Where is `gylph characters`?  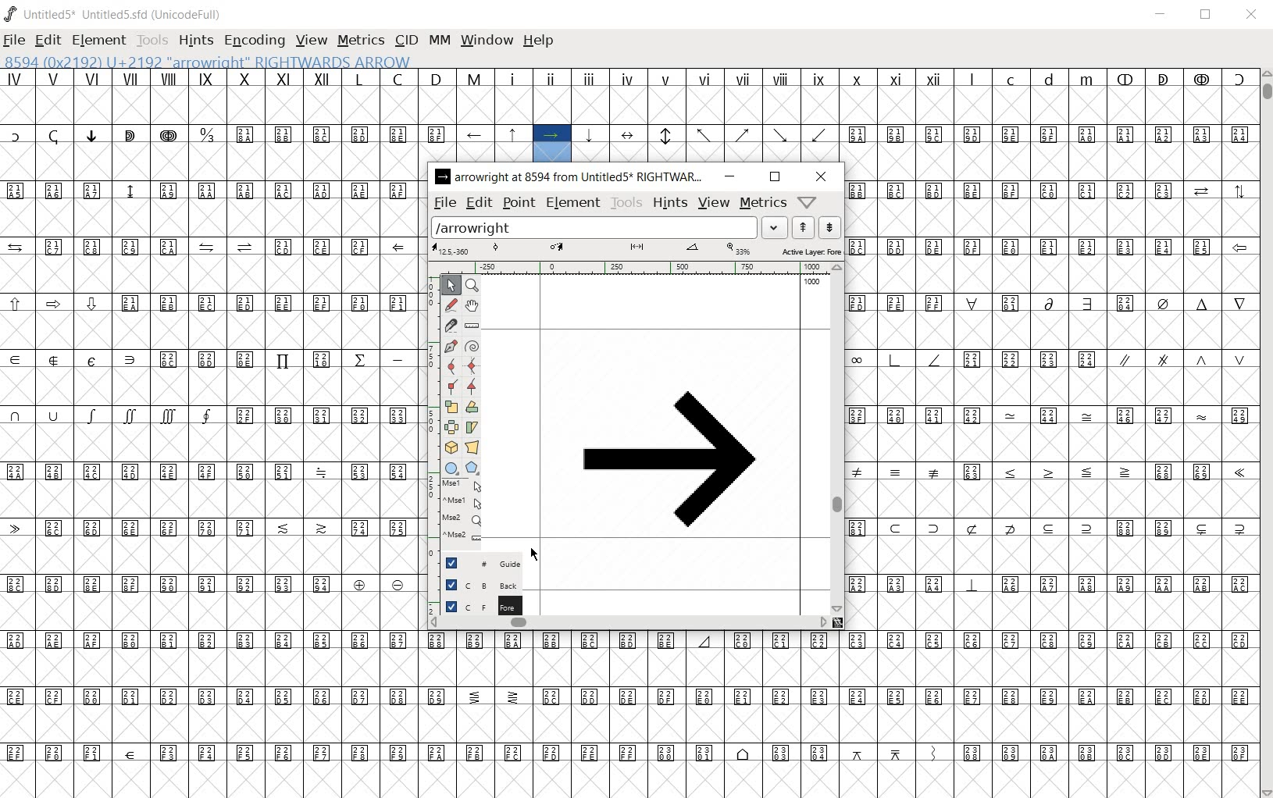 gylph characters is located at coordinates (480, 143).